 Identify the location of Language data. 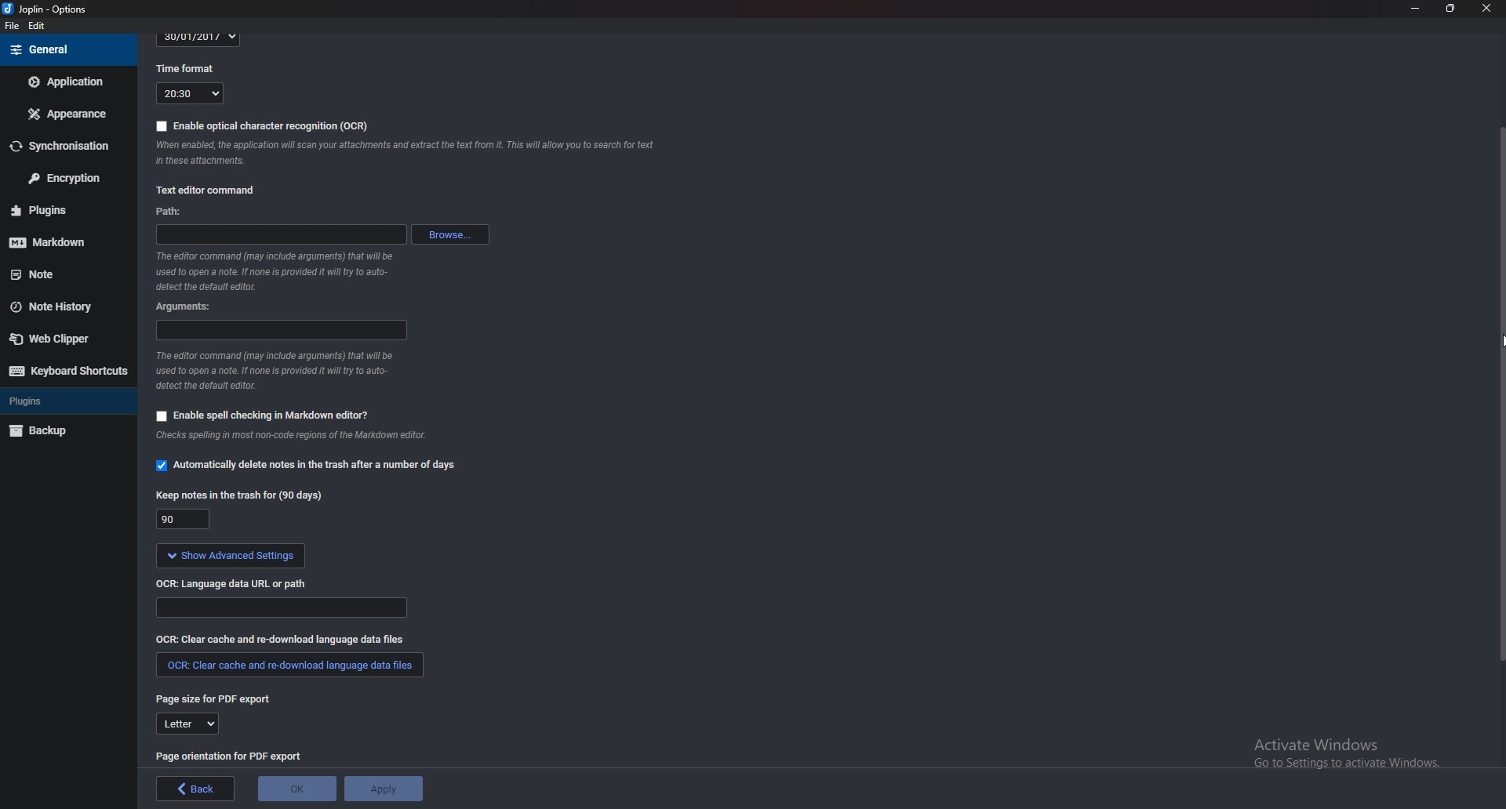
(283, 608).